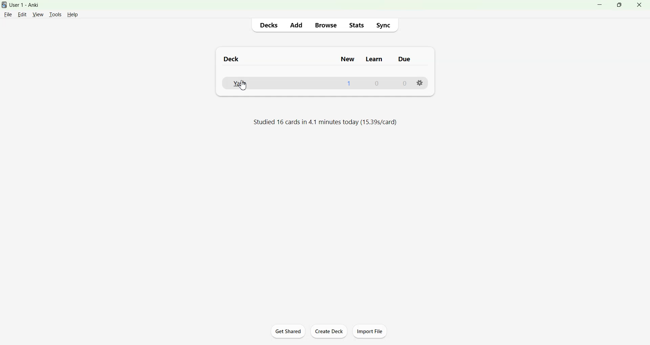 This screenshot has width=650, height=345. Describe the element at coordinates (55, 15) in the screenshot. I see `Tools` at that location.